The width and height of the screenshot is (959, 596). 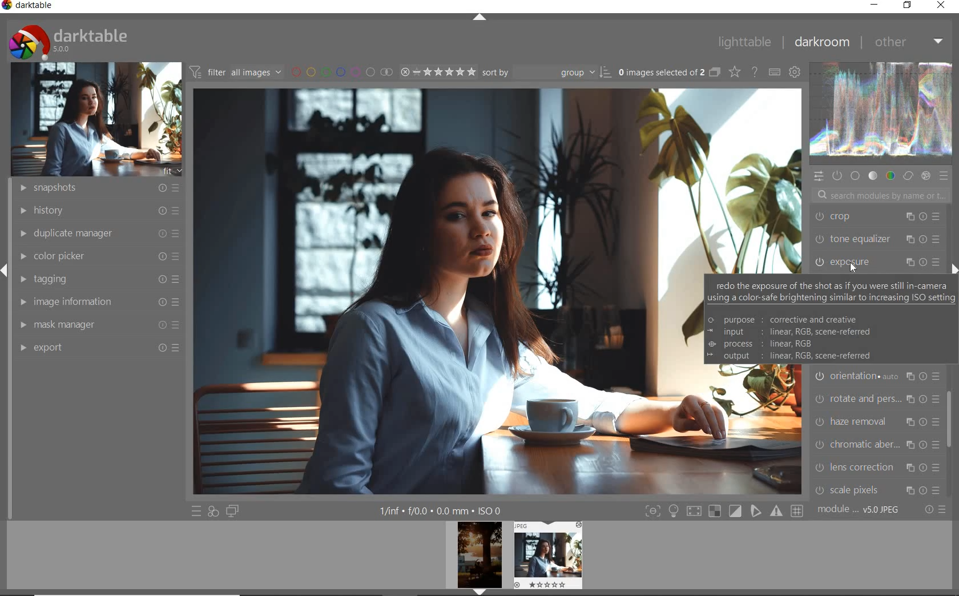 What do you see at coordinates (714, 73) in the screenshot?
I see `COLLAPSE GROUPED IMAGE` at bounding box center [714, 73].